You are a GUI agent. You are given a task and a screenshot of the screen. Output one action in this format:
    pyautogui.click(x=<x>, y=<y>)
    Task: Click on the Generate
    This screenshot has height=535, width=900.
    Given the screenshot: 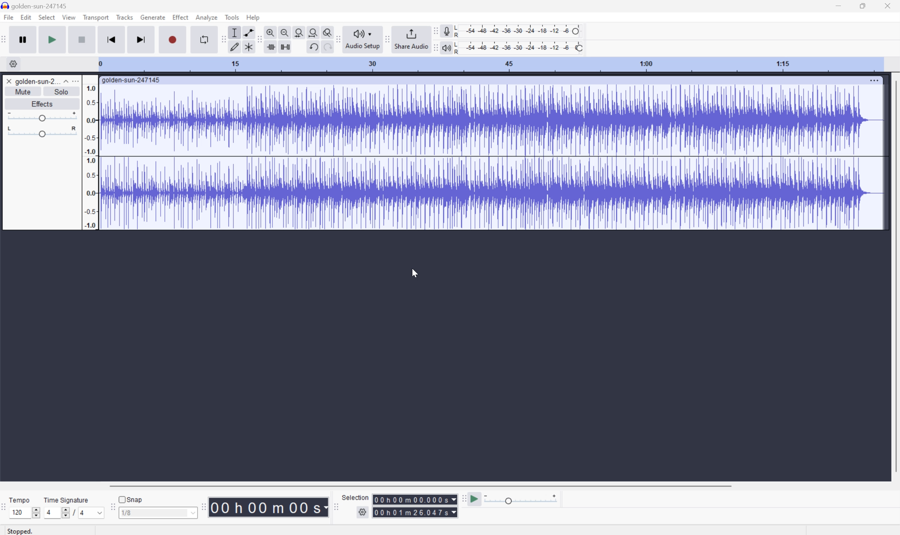 What is the action you would take?
    pyautogui.click(x=154, y=17)
    